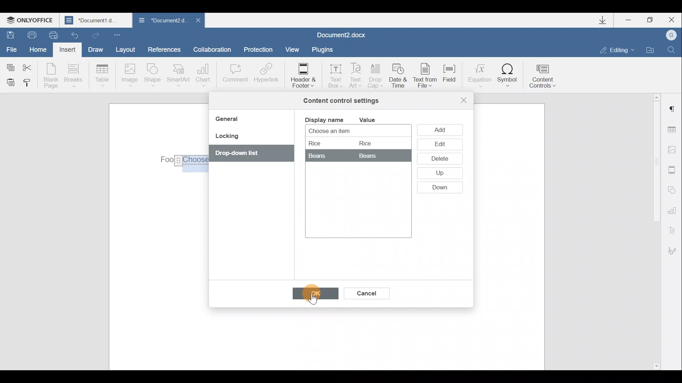  What do you see at coordinates (53, 35) in the screenshot?
I see `Quick print` at bounding box center [53, 35].